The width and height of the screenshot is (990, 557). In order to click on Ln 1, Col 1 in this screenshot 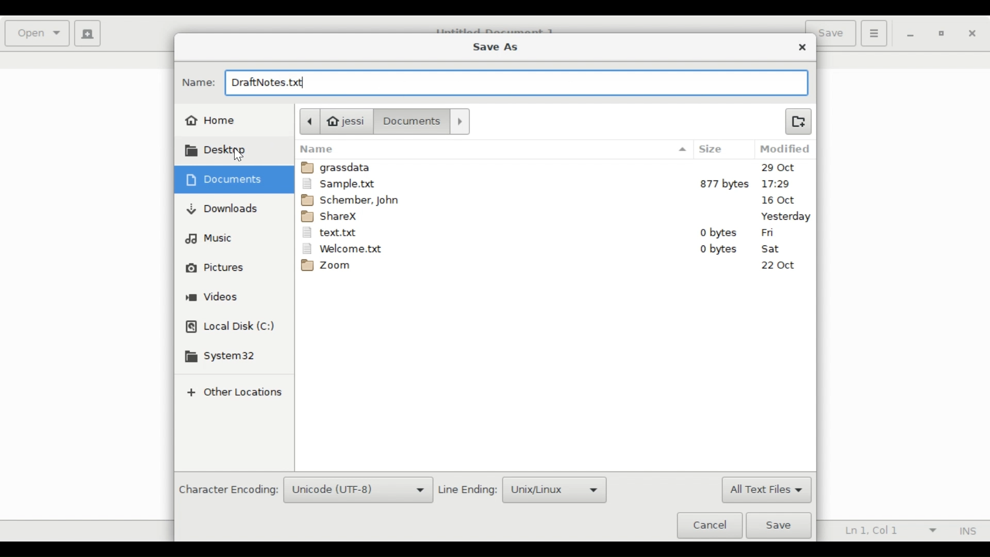, I will do `click(887, 531)`.